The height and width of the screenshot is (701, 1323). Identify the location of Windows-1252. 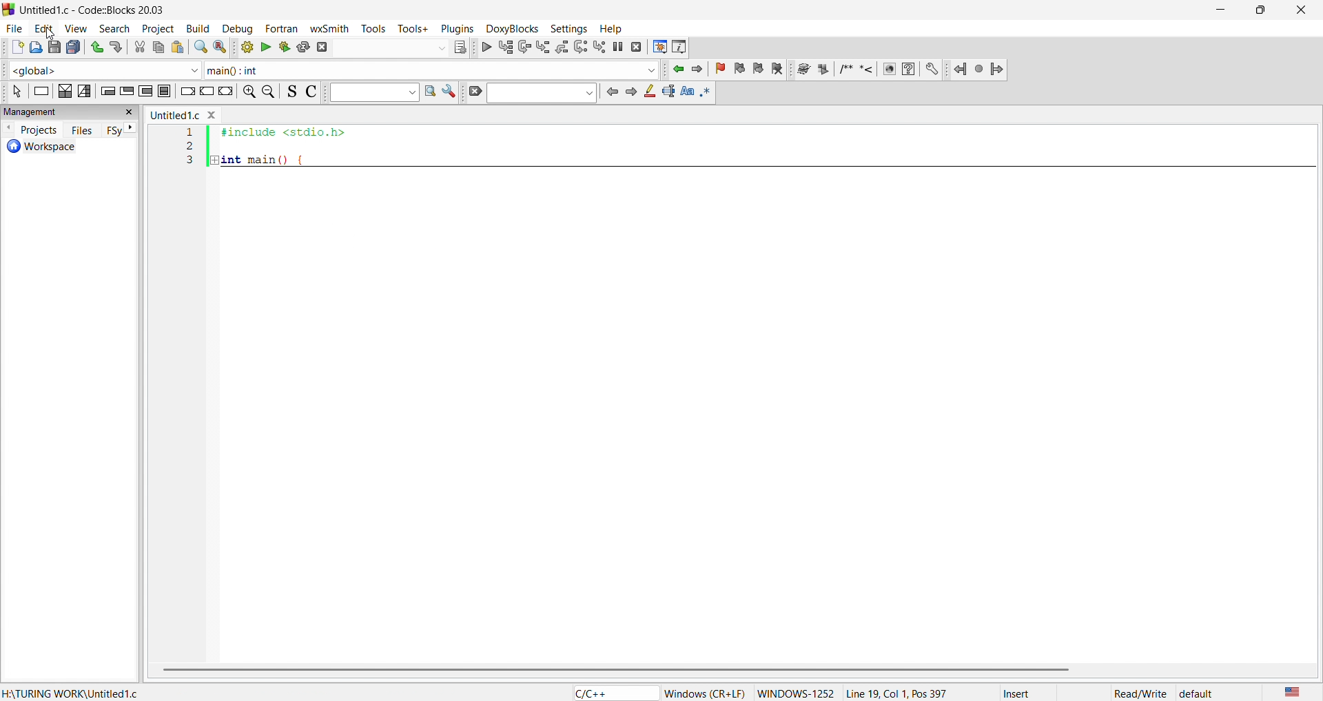
(796, 693).